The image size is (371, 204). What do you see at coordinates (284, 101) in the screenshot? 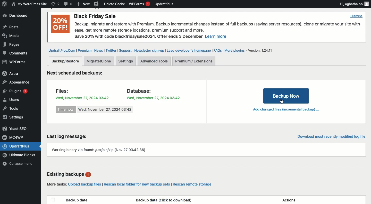
I see `Cursor` at bounding box center [284, 101].